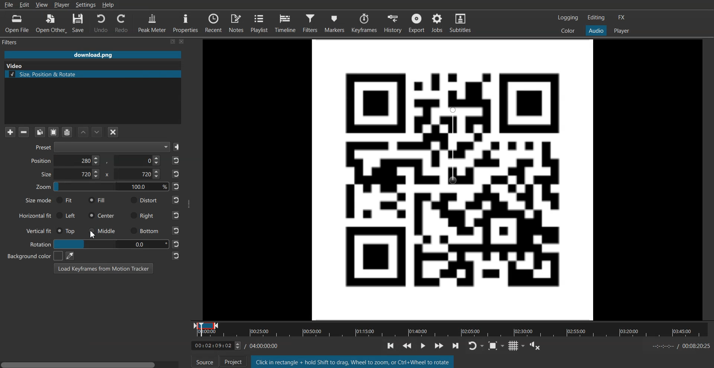  What do you see at coordinates (458, 347) in the screenshot?
I see `Skip to the next point` at bounding box center [458, 347].